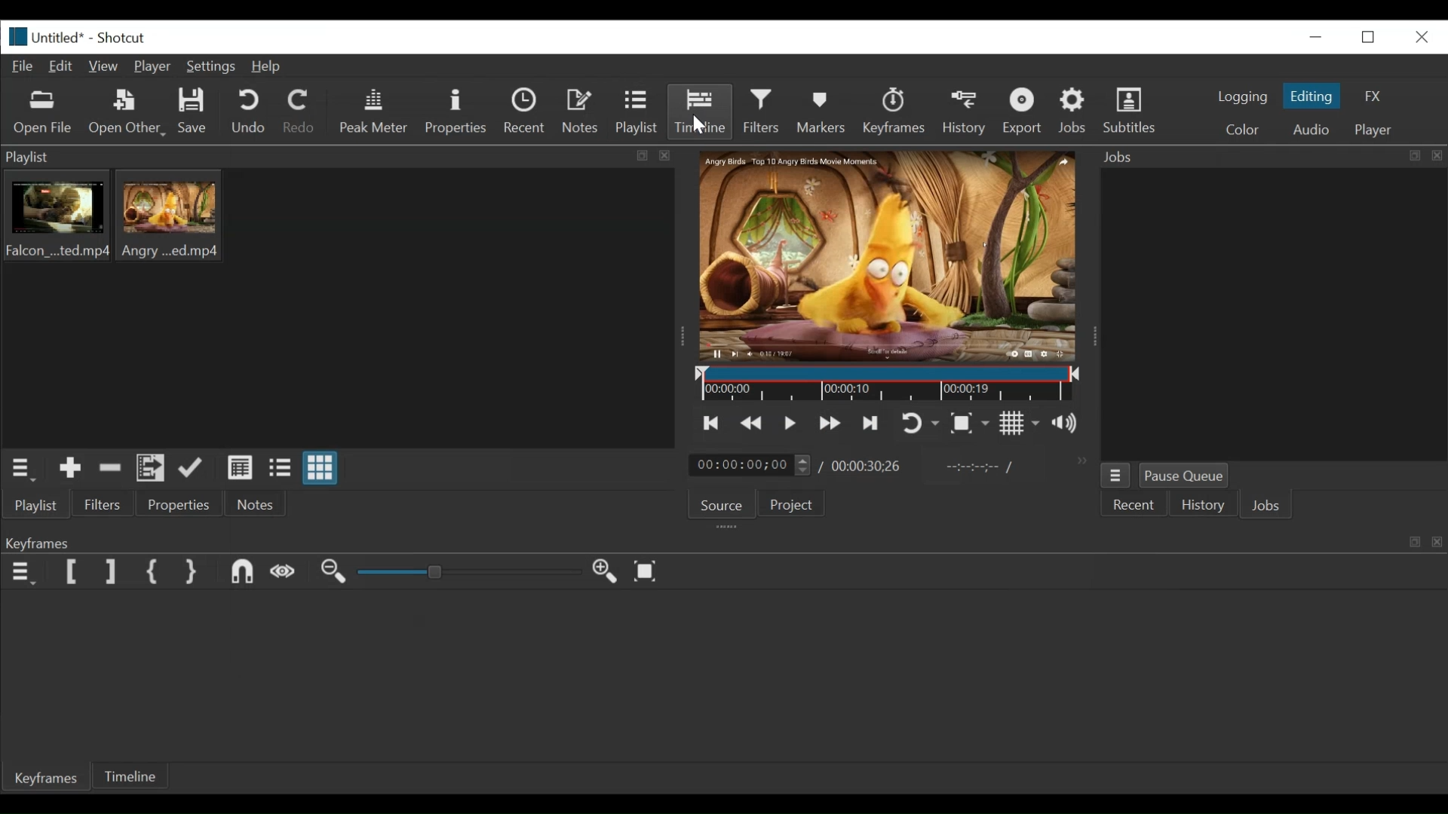  What do you see at coordinates (1268, 507) in the screenshot?
I see `JOBS` at bounding box center [1268, 507].